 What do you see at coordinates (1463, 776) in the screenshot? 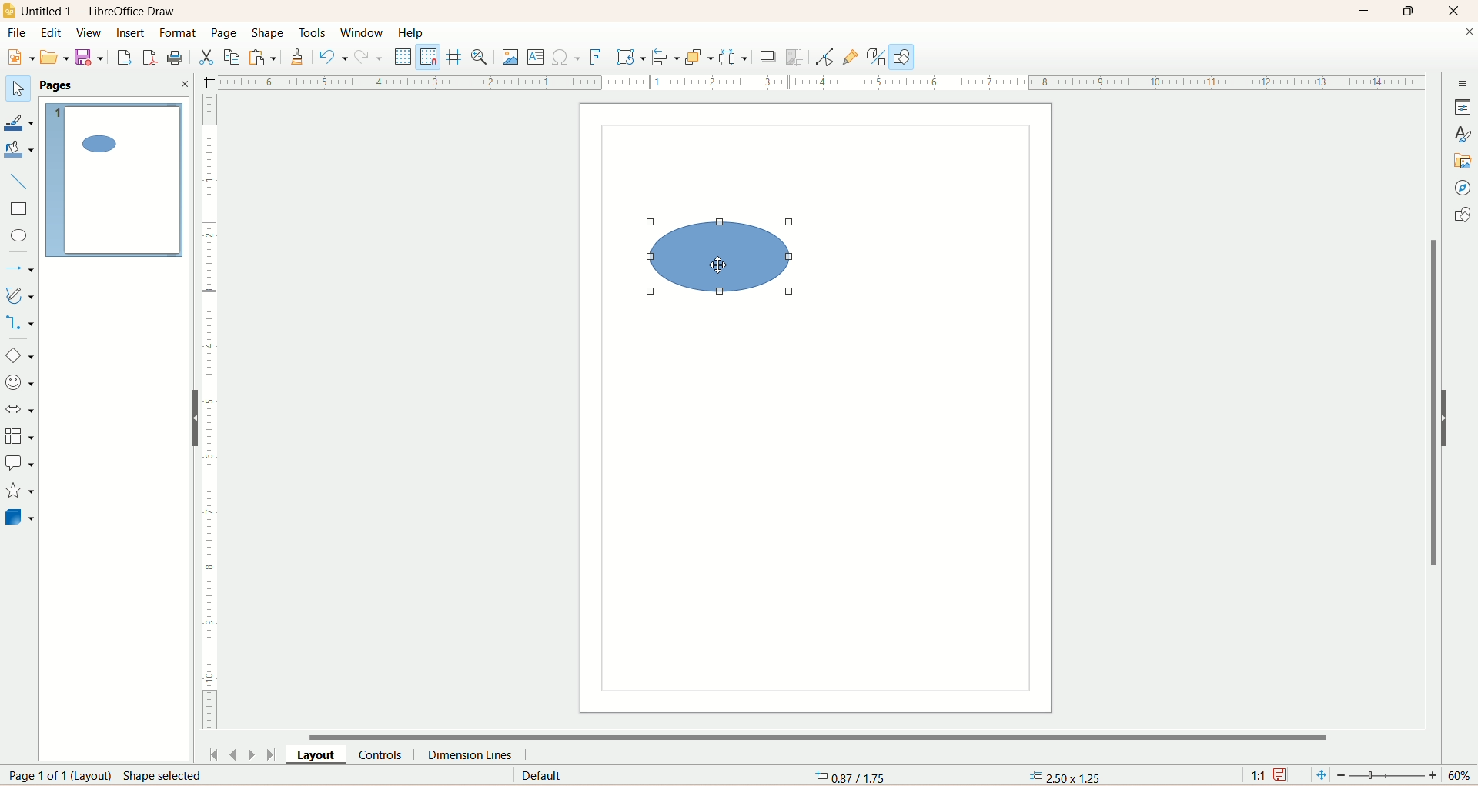
I see `zoom percentage` at bounding box center [1463, 776].